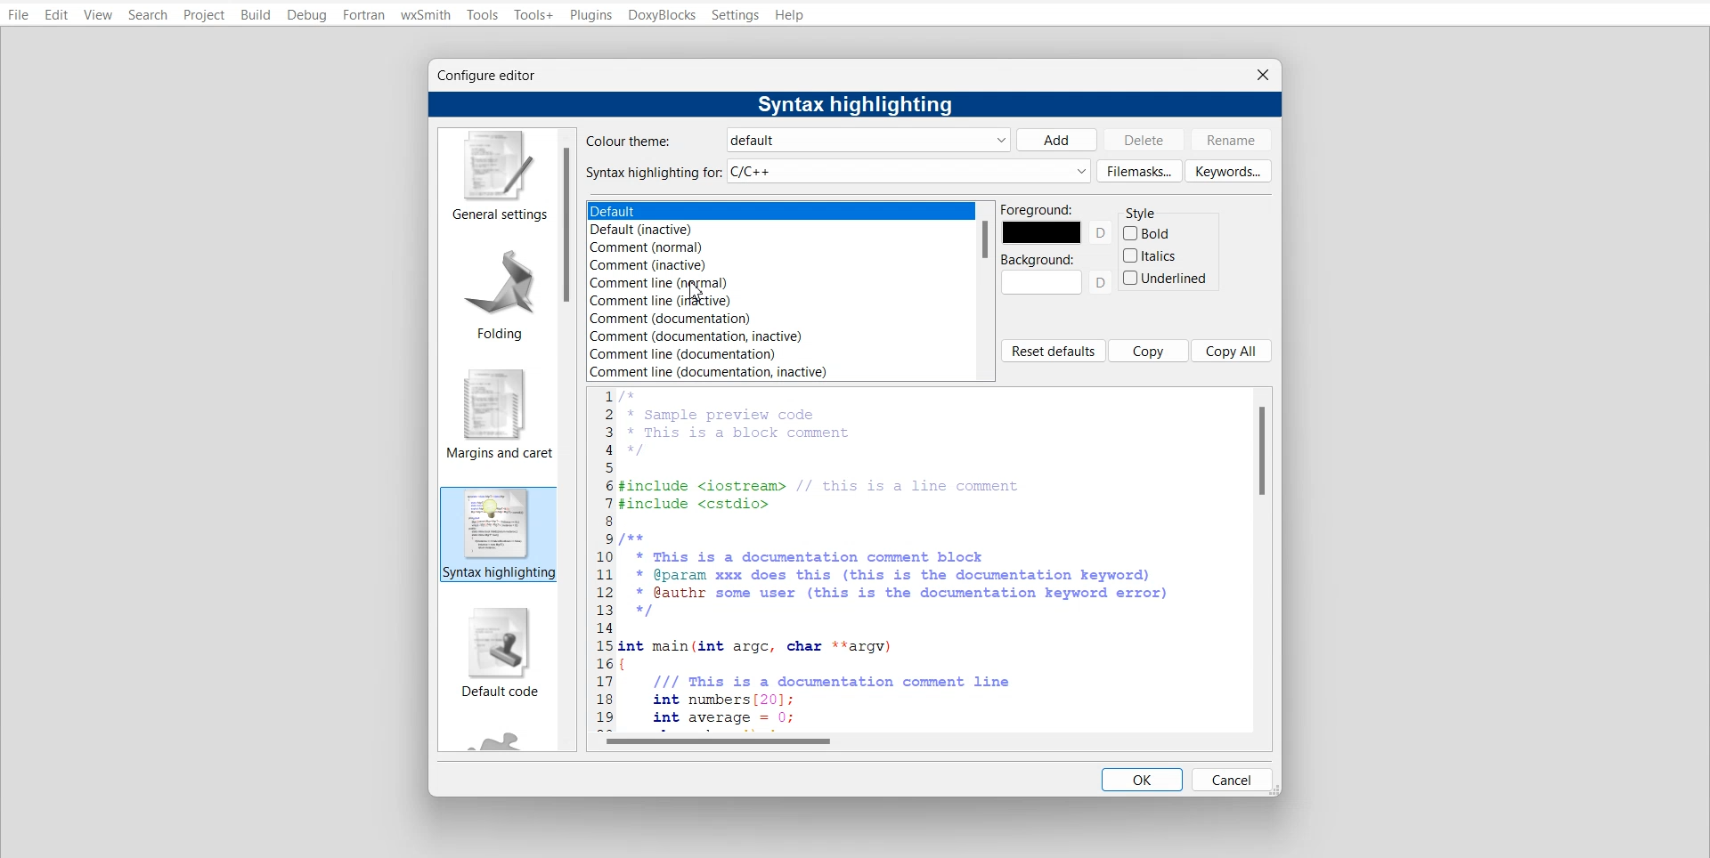  Describe the element at coordinates (1262, 72) in the screenshot. I see `Close` at that location.